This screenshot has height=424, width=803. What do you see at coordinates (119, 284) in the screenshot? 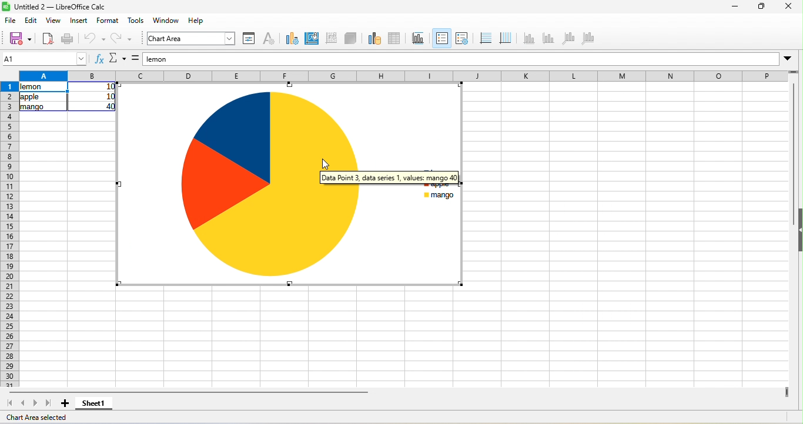
I see `resize points` at bounding box center [119, 284].